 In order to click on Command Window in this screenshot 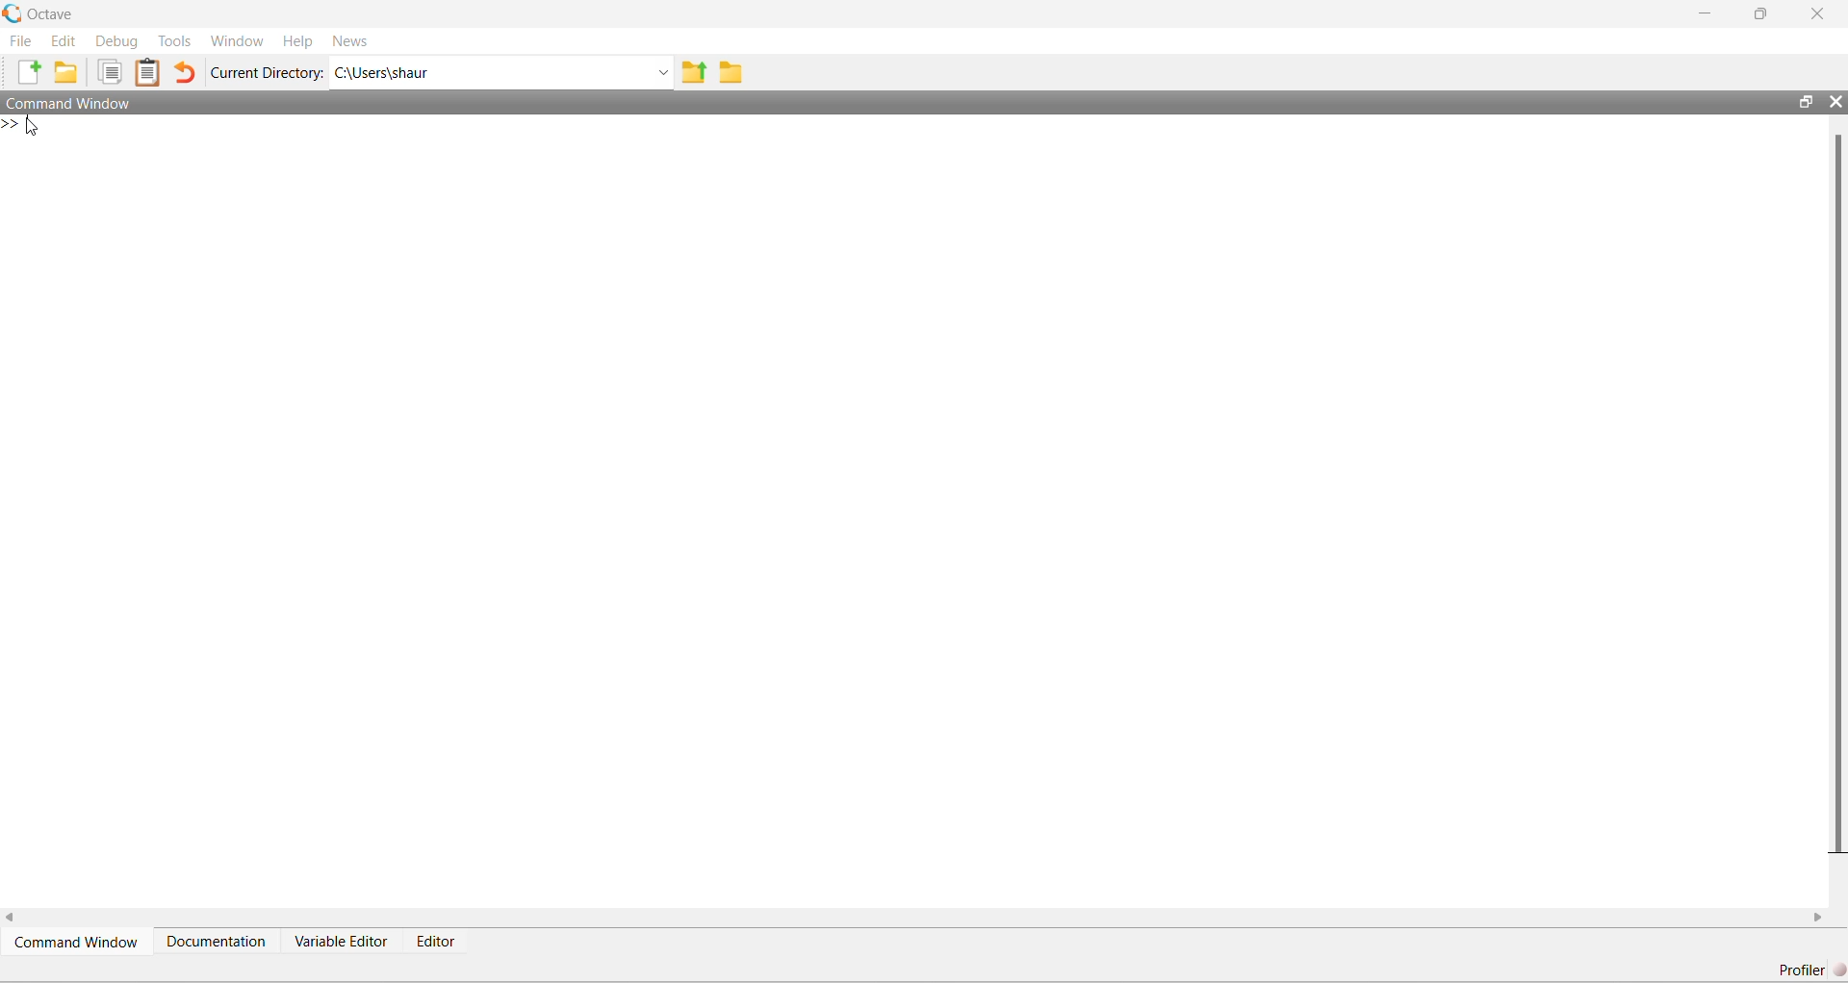, I will do `click(78, 942)`.